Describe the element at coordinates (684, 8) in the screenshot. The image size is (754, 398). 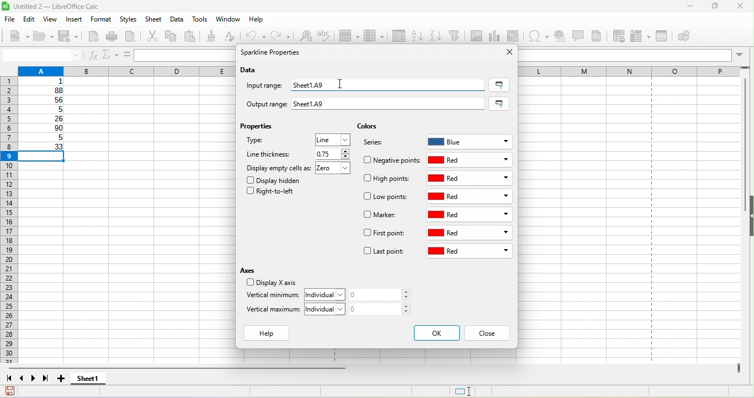
I see `minimize` at that location.